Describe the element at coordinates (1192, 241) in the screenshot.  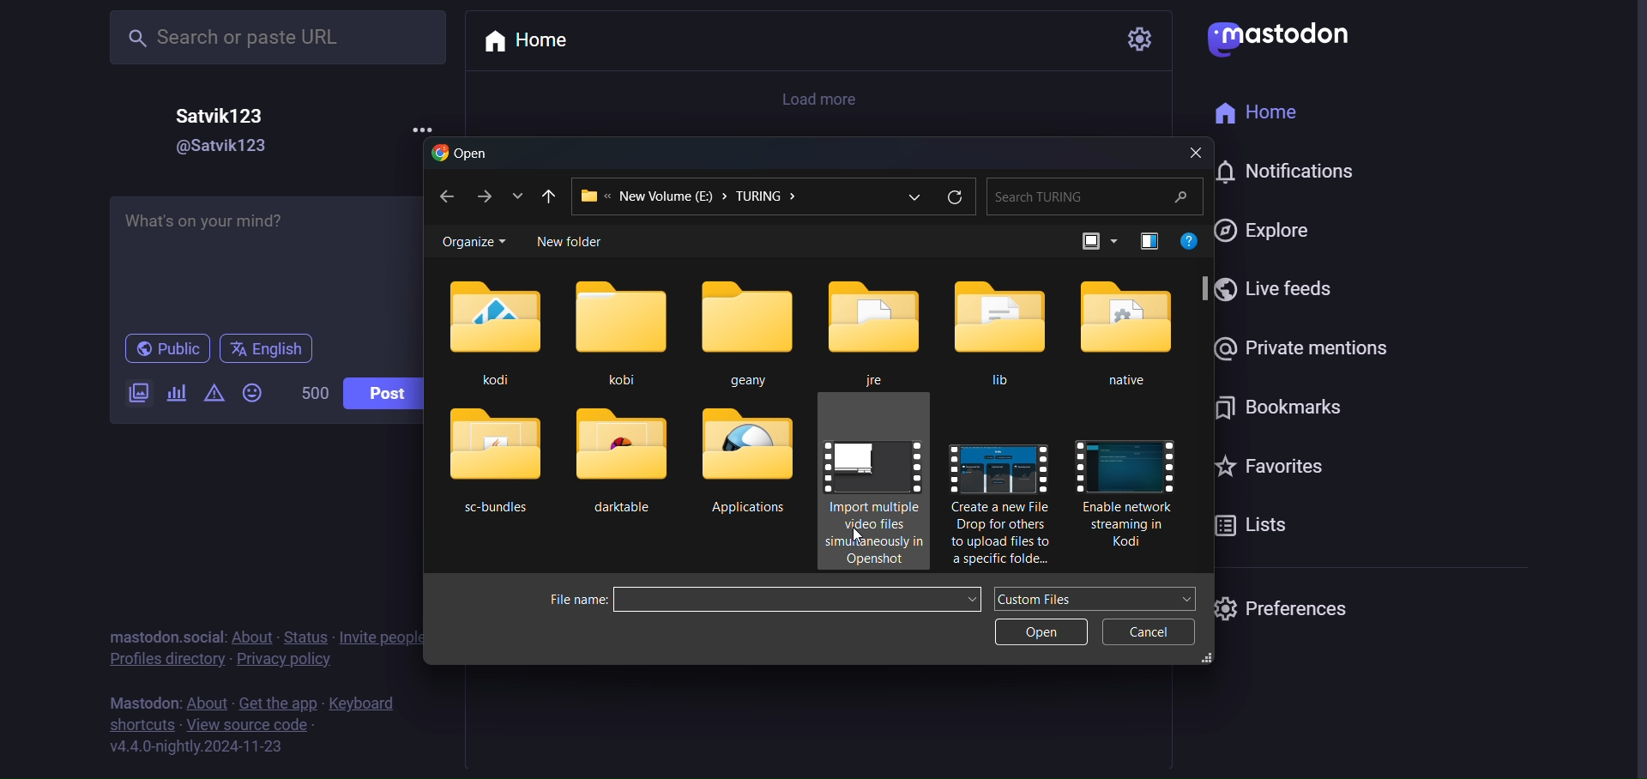
I see `help` at that location.